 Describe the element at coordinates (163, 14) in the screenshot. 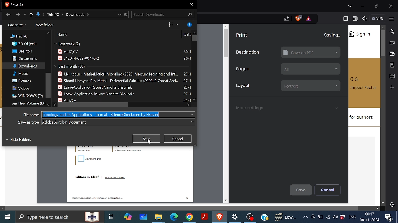

I see `Search downloads` at that location.